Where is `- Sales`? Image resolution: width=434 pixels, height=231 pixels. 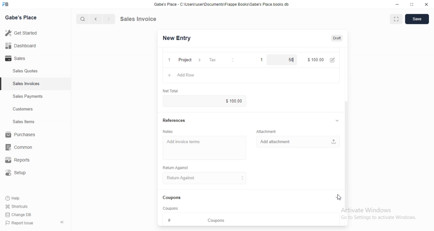 - Sales is located at coordinates (22, 59).